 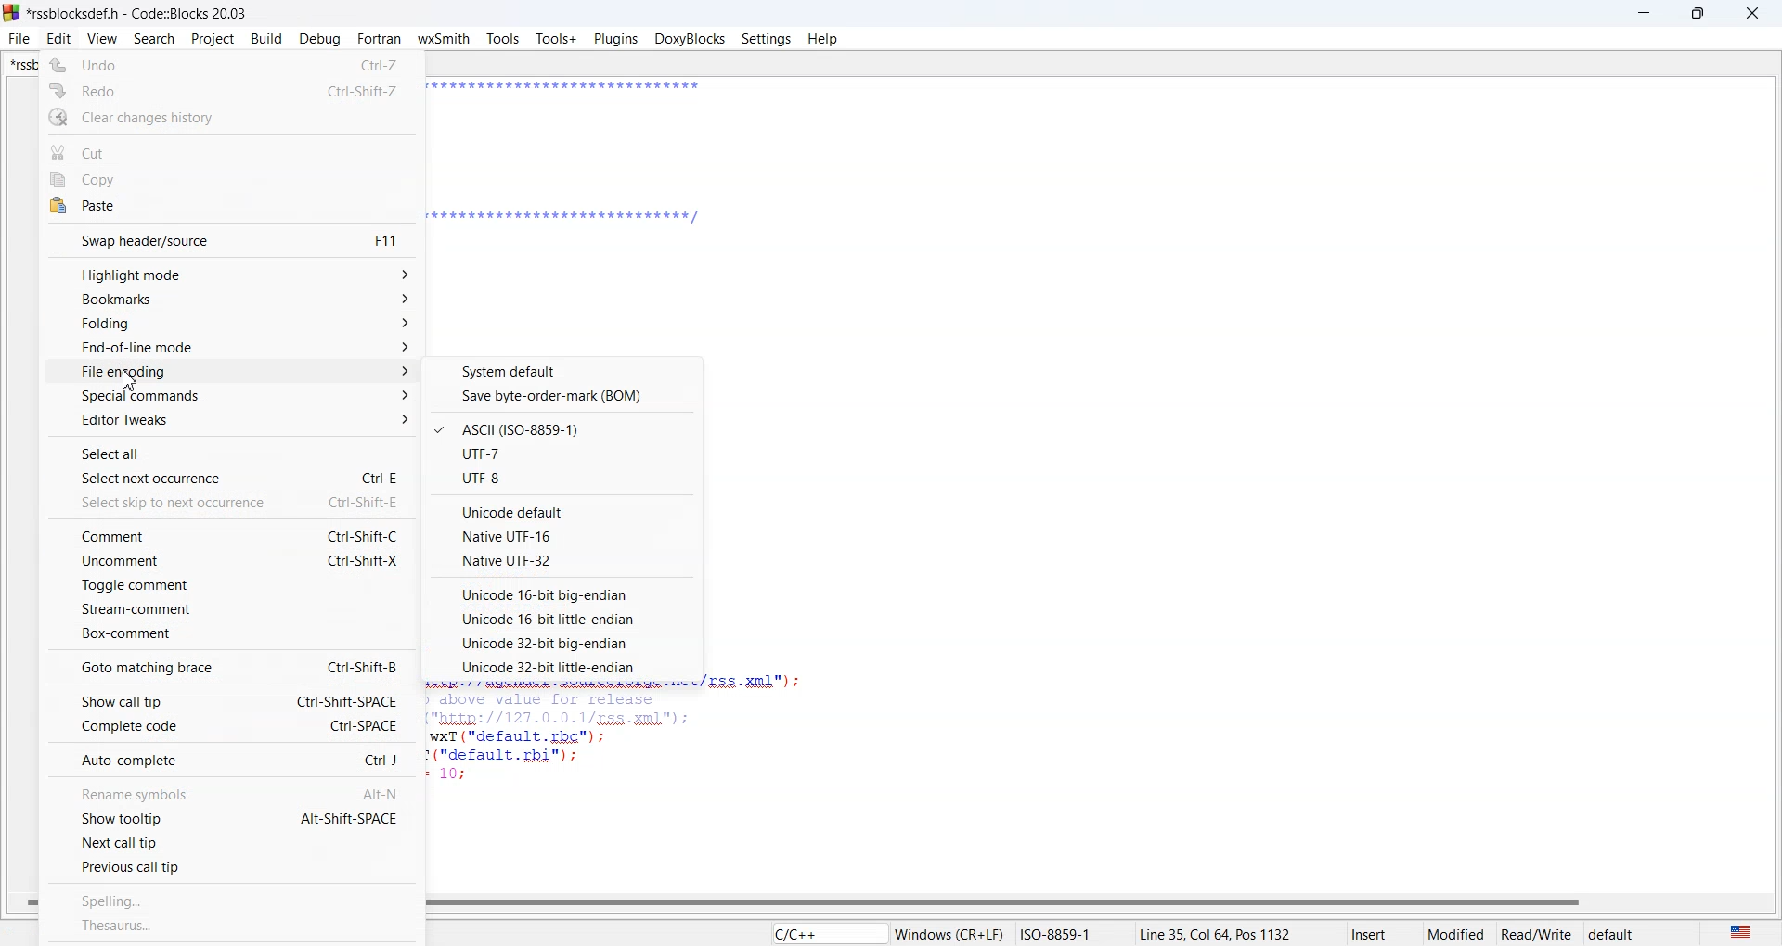 What do you see at coordinates (319, 39) in the screenshot?
I see `Debug` at bounding box center [319, 39].